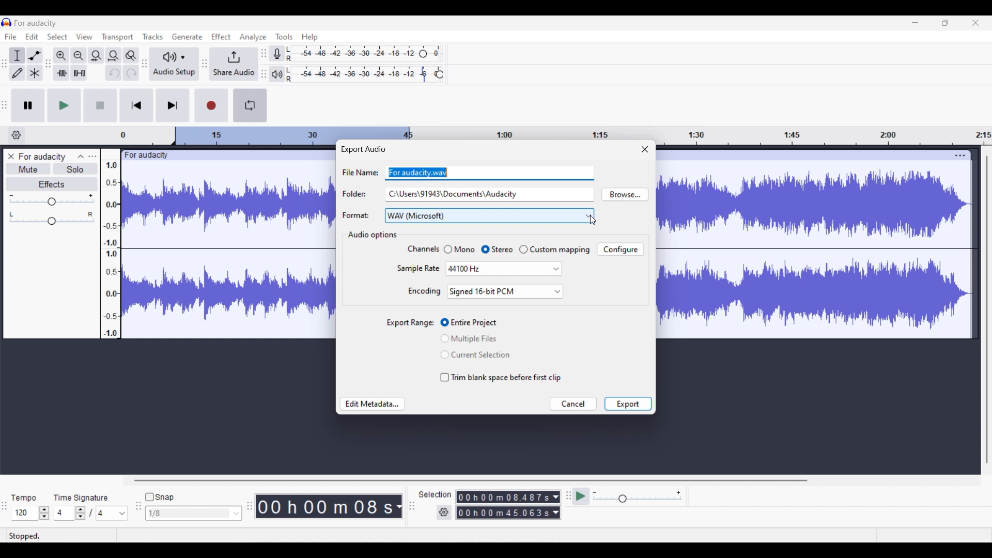 Image resolution: width=992 pixels, height=558 pixels. What do you see at coordinates (322, 506) in the screenshot?
I see `Current timestamp of track` at bounding box center [322, 506].